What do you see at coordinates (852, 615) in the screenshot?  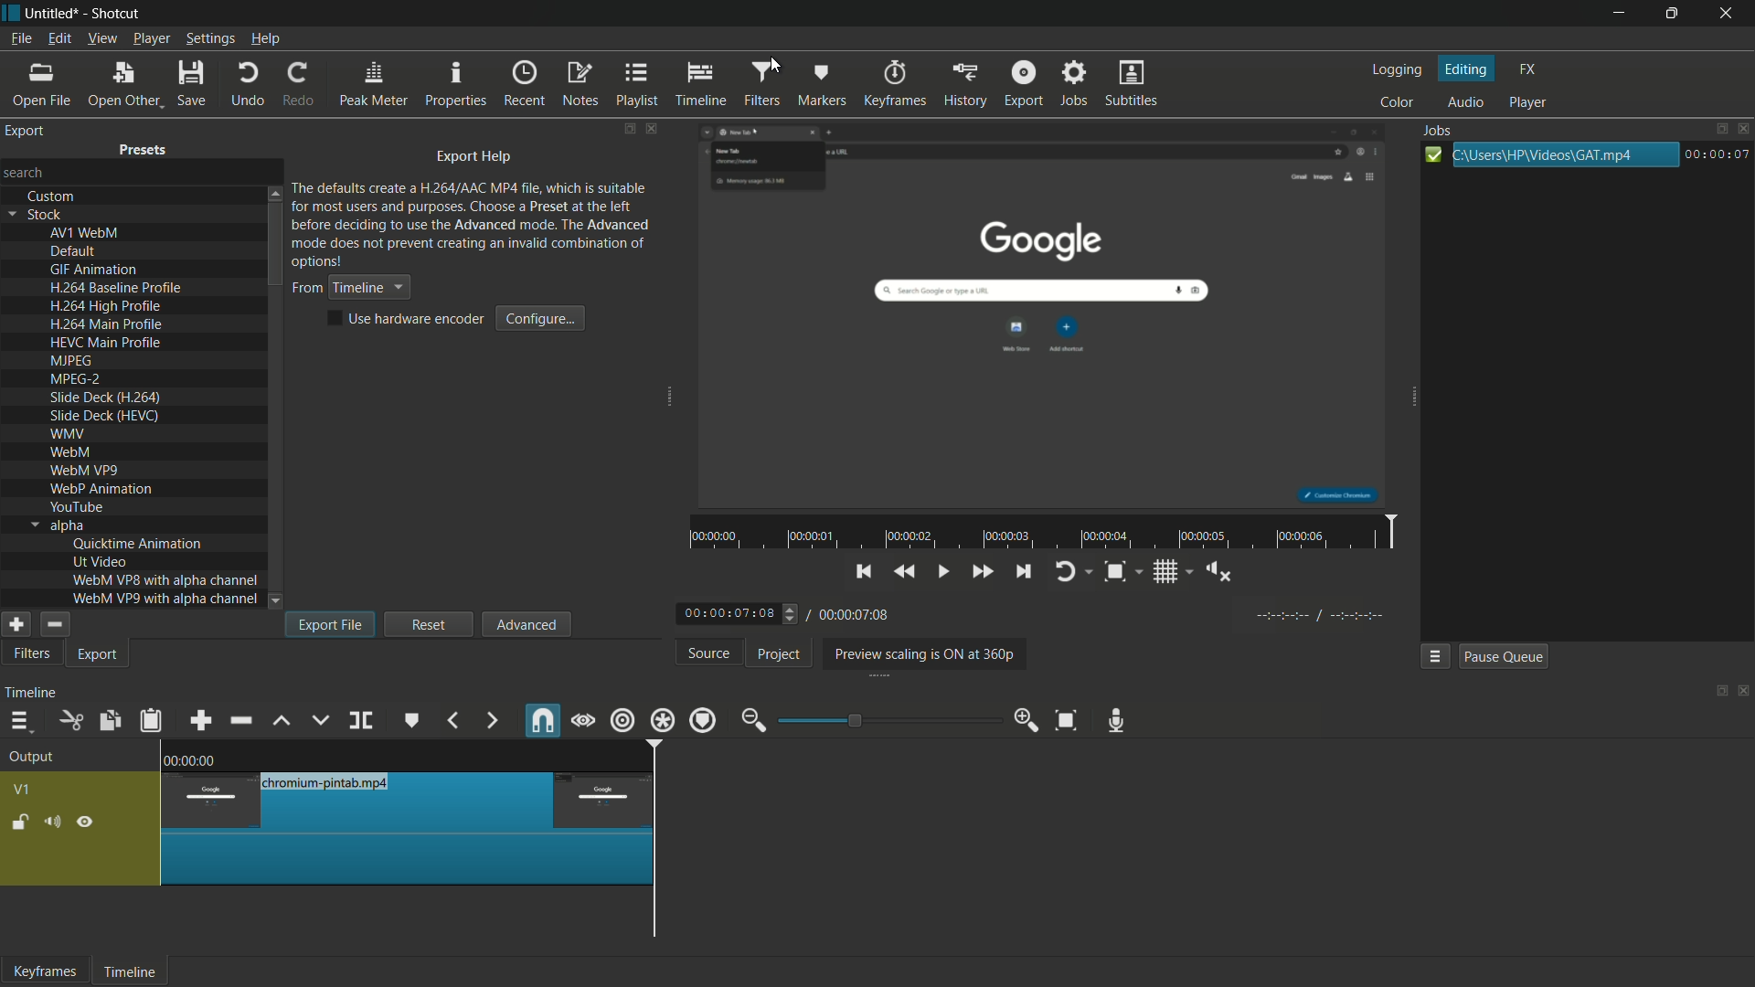 I see `total time` at bounding box center [852, 615].